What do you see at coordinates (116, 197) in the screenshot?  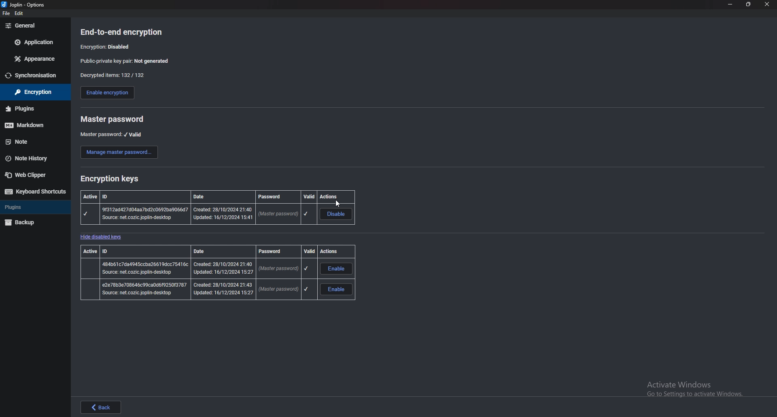 I see `id` at bounding box center [116, 197].